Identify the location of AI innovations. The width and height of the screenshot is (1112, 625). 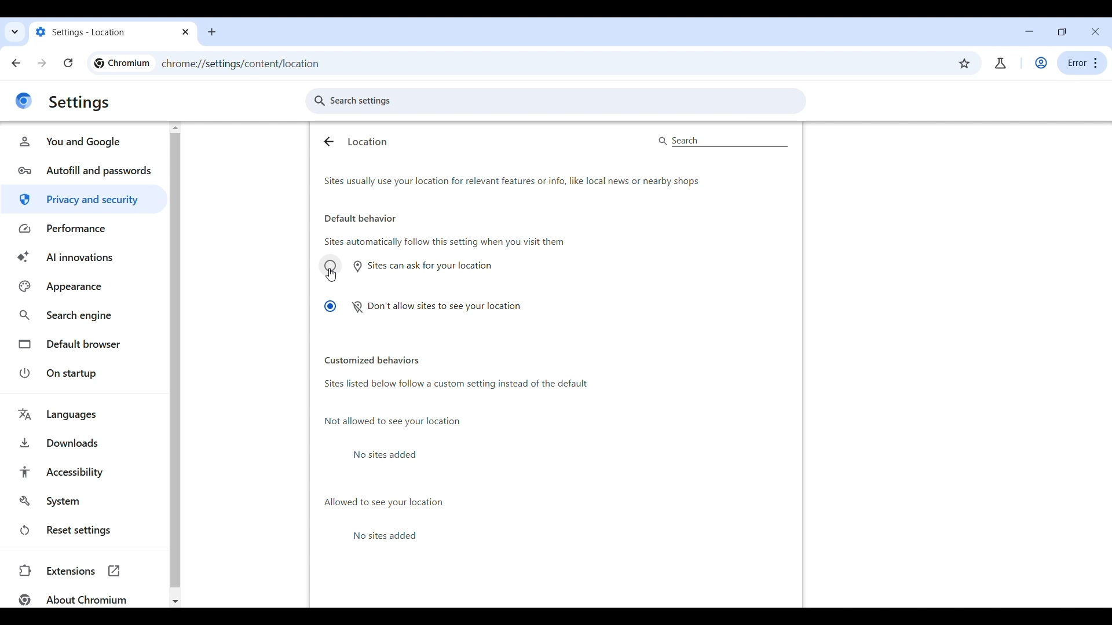
(84, 257).